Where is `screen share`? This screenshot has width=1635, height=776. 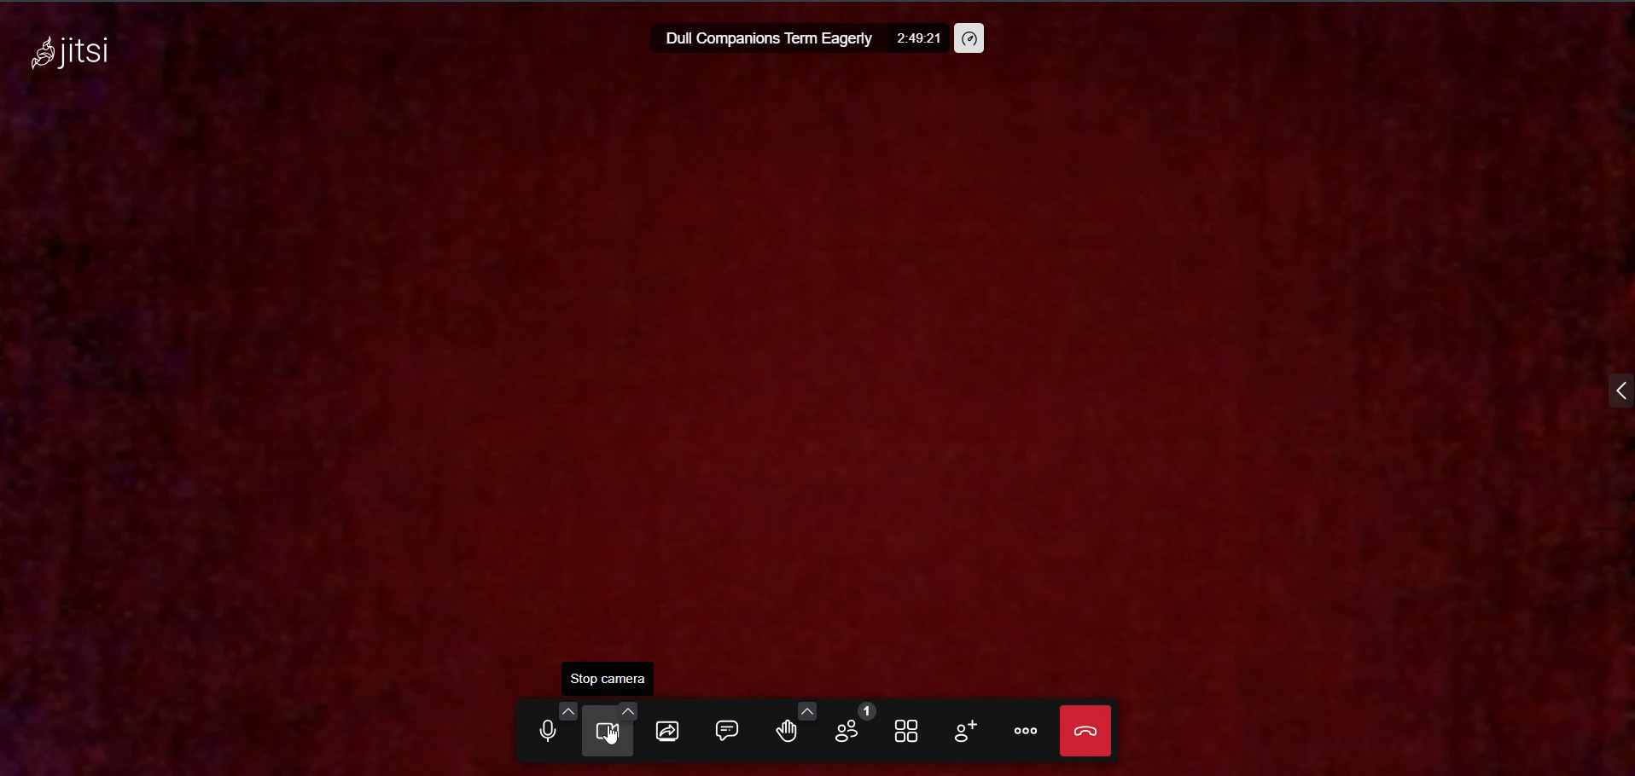 screen share is located at coordinates (667, 729).